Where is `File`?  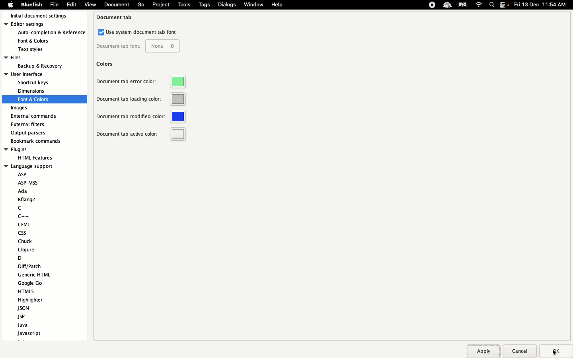
File is located at coordinates (55, 4).